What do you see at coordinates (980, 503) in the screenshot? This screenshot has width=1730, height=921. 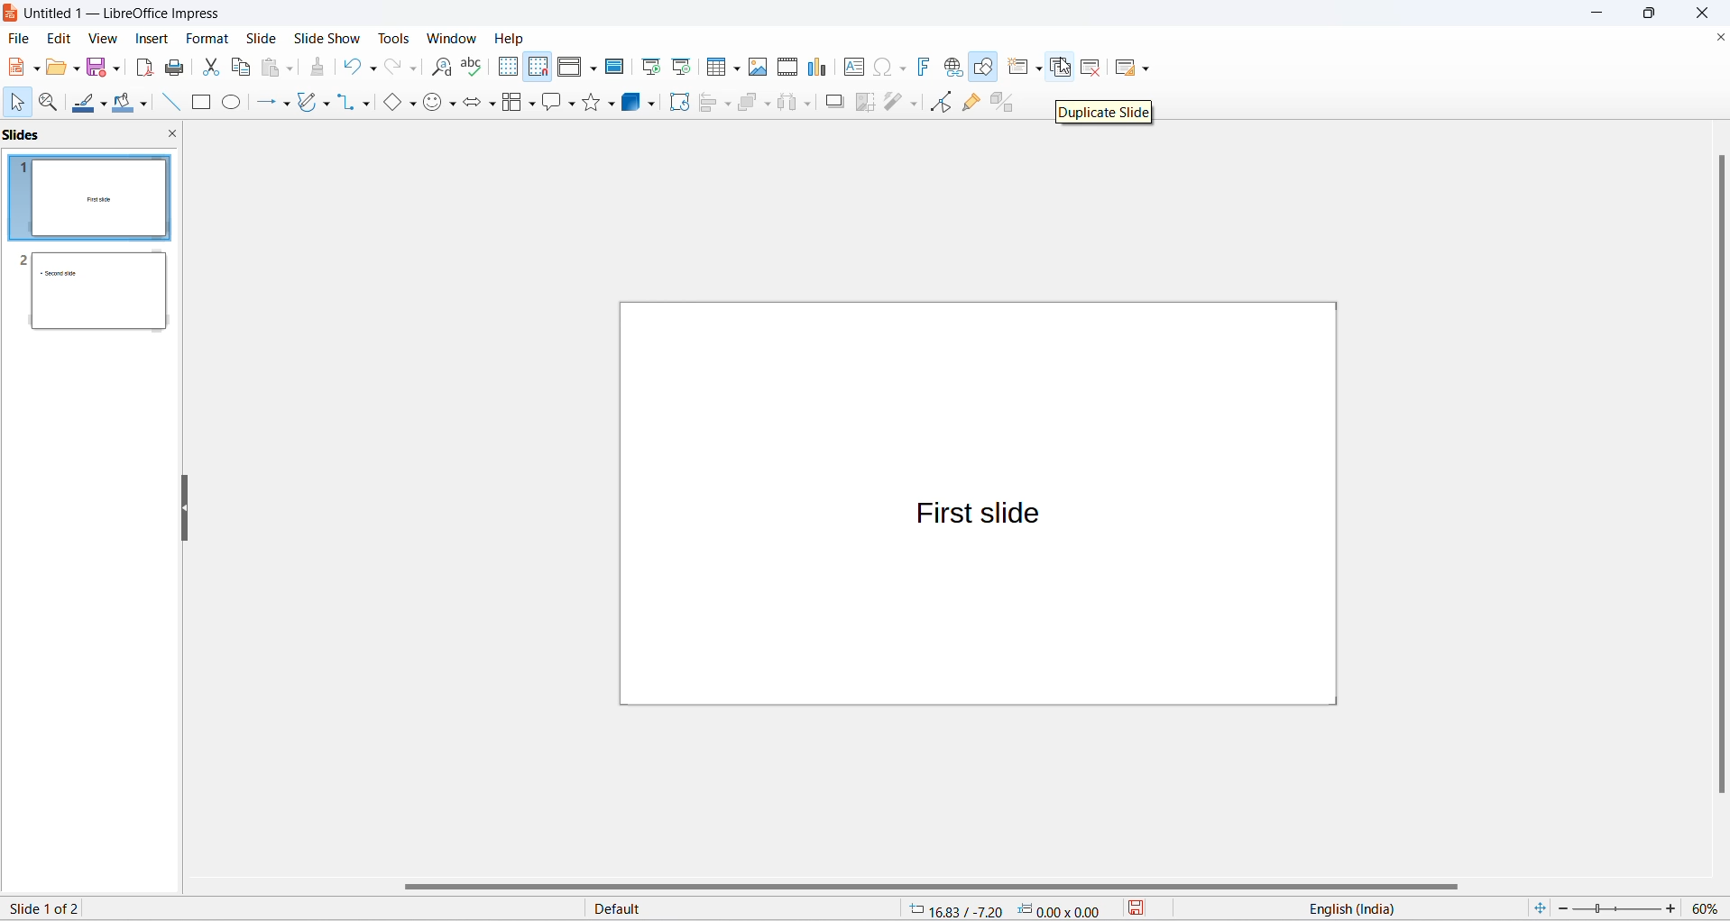 I see `canvas ` at bounding box center [980, 503].